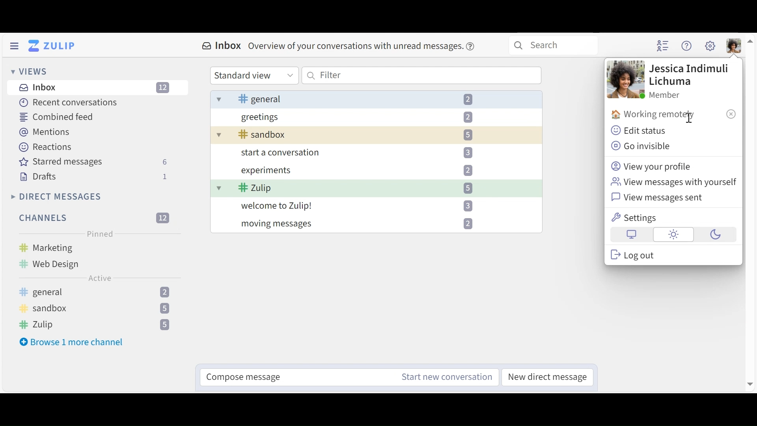 Image resolution: width=757 pixels, height=426 pixels. I want to click on # zulip, so click(255, 187).